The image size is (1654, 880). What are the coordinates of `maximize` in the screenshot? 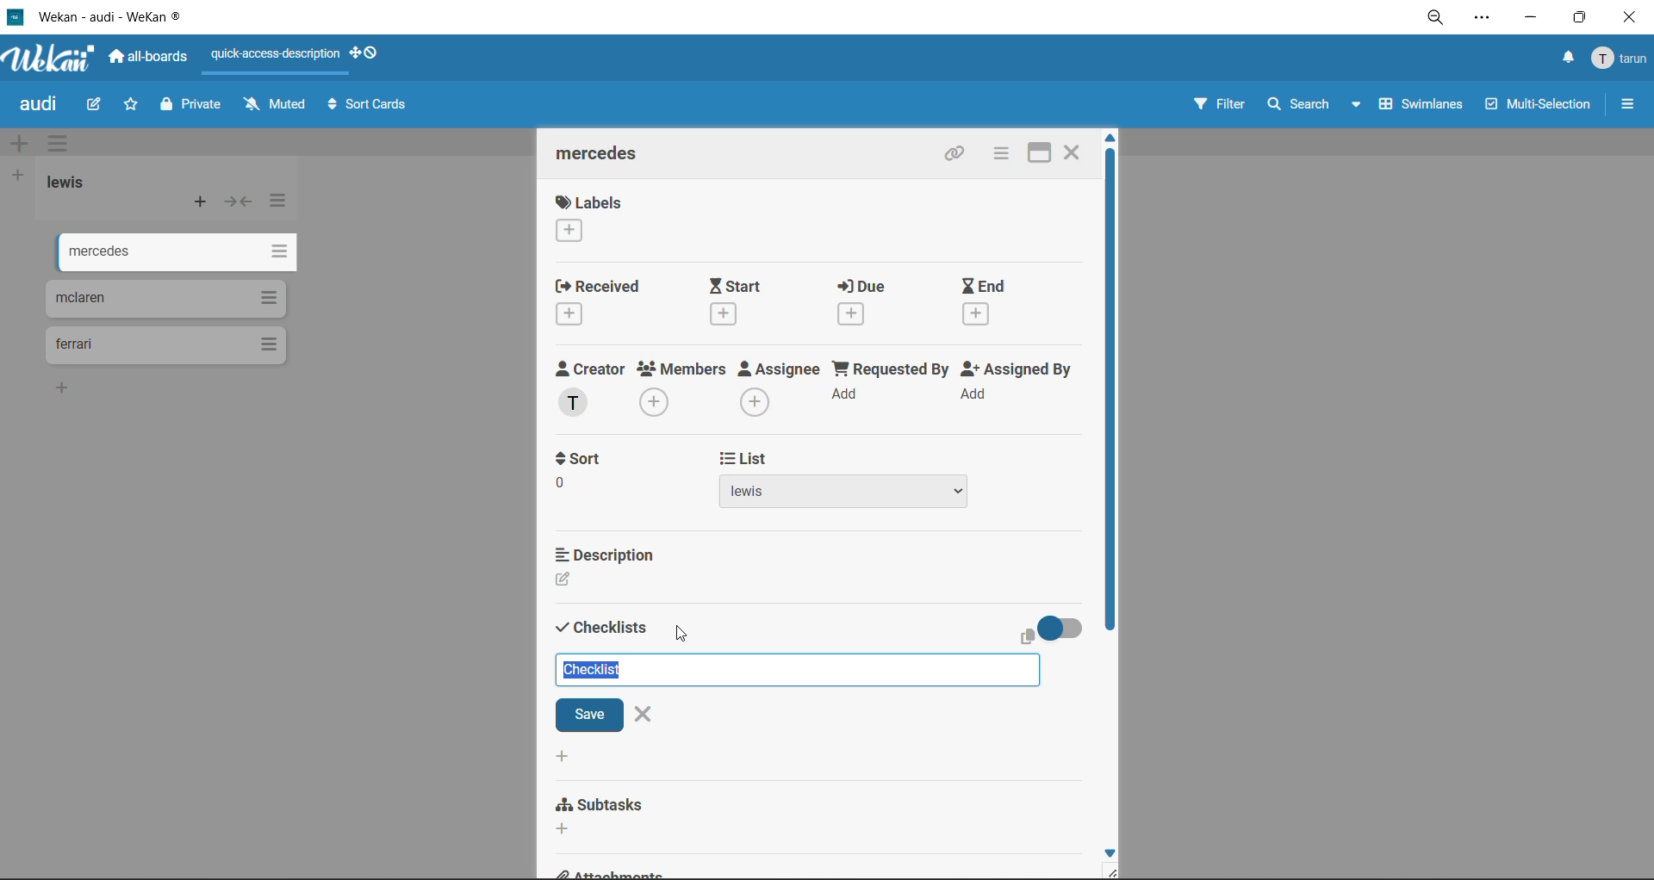 It's located at (1031, 152).